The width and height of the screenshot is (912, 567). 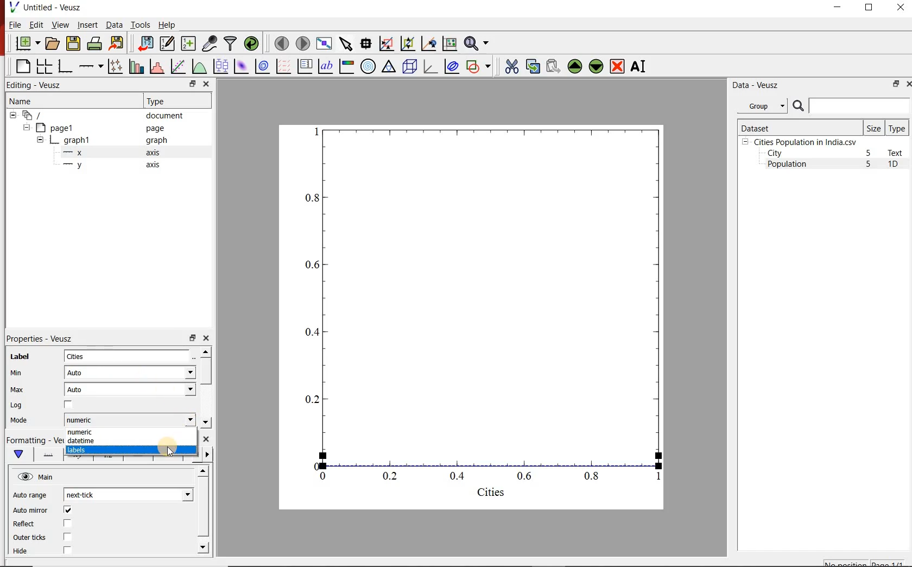 I want to click on edit and enter new datasets, so click(x=166, y=43).